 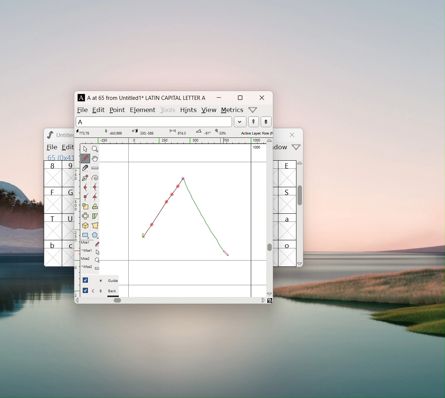 I want to click on logo, so click(x=49, y=135).